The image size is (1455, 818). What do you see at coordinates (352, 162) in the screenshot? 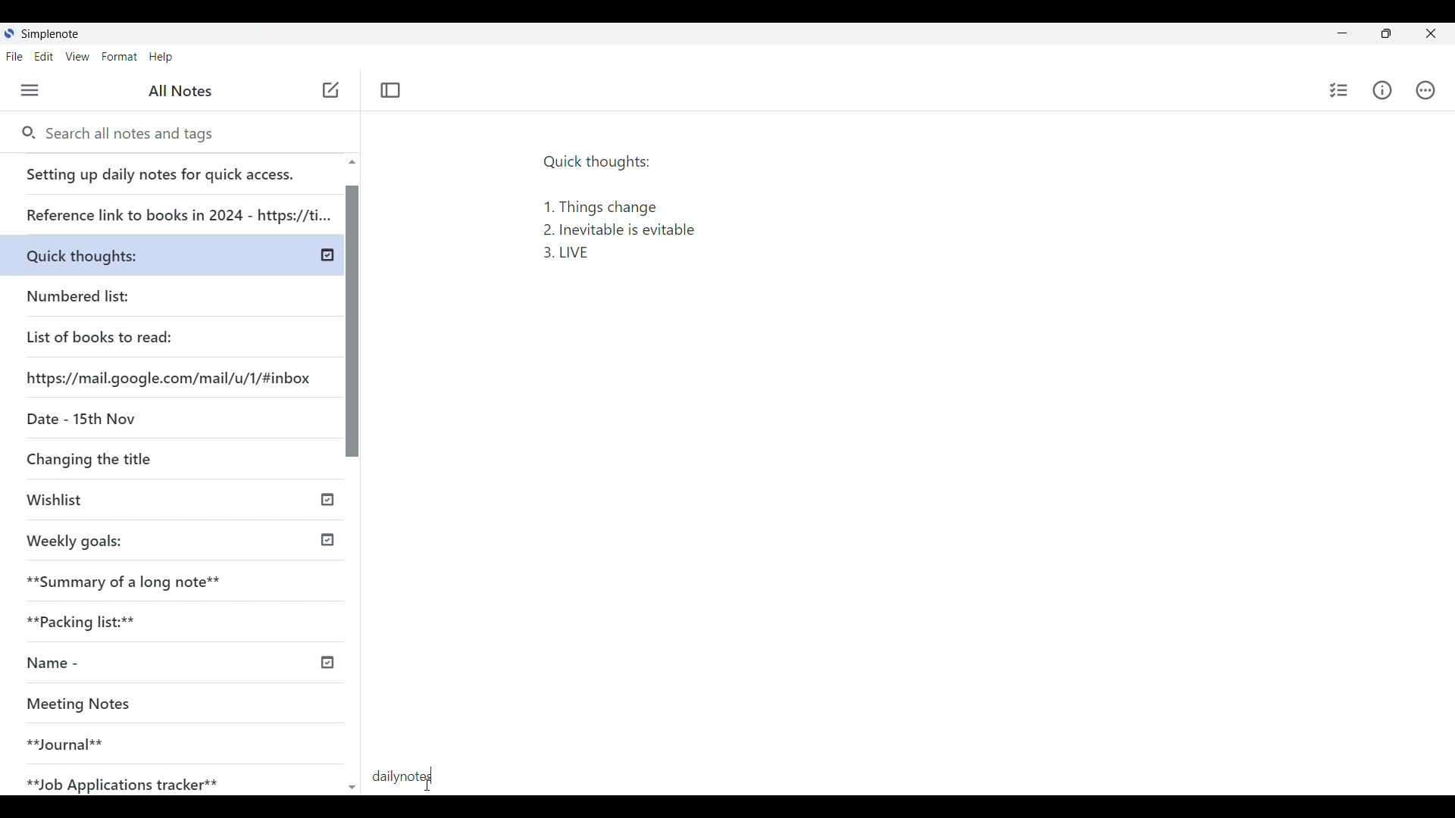
I see `Quick slide to top` at bounding box center [352, 162].